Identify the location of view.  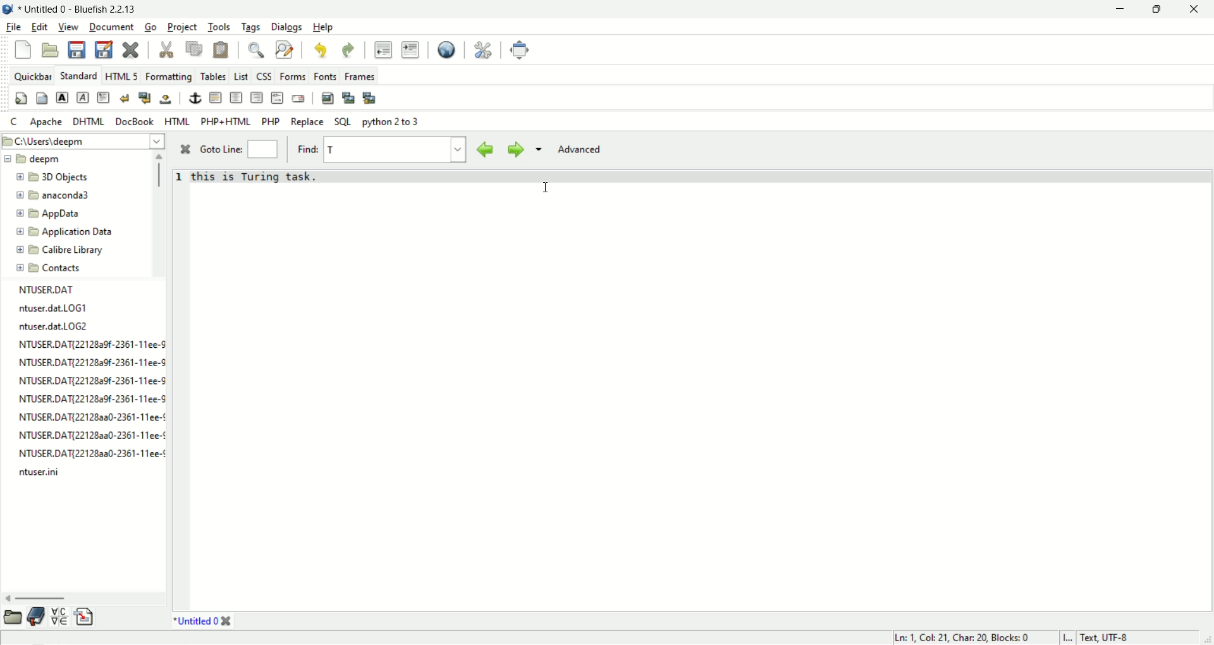
(68, 27).